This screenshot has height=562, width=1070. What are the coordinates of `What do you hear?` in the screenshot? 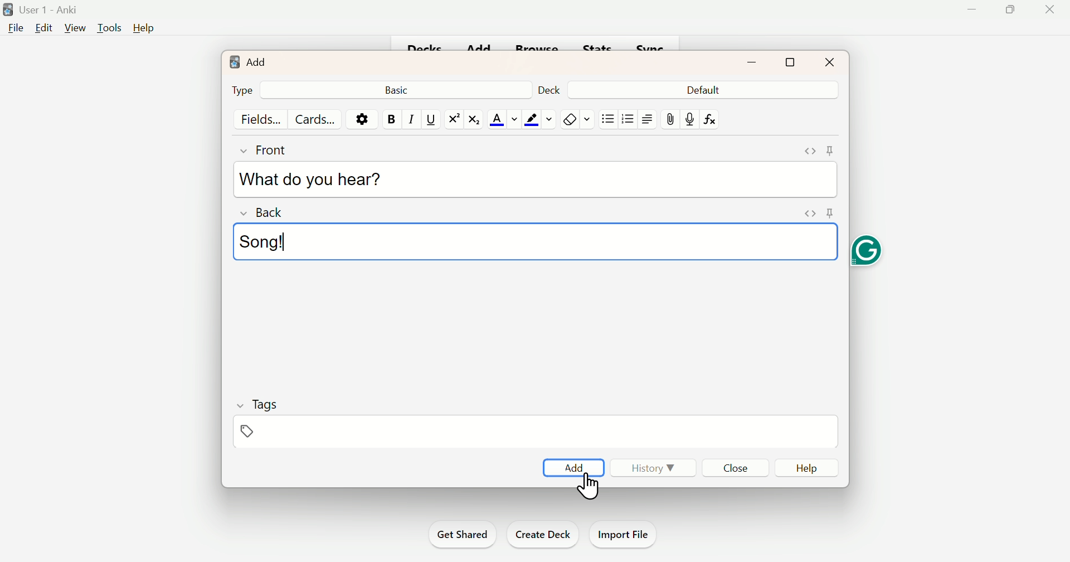 It's located at (315, 180).